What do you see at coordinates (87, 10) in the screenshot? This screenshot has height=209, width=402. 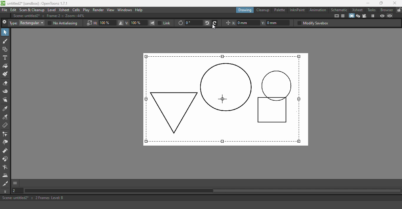 I see `Play` at bounding box center [87, 10].